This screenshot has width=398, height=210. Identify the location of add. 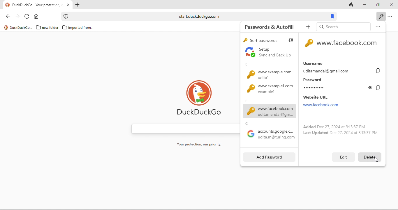
(307, 28).